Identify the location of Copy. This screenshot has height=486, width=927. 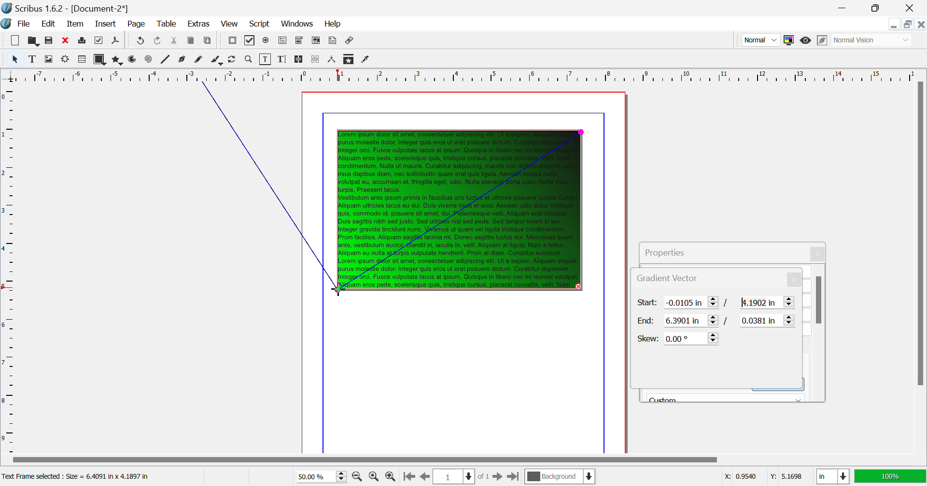
(191, 42).